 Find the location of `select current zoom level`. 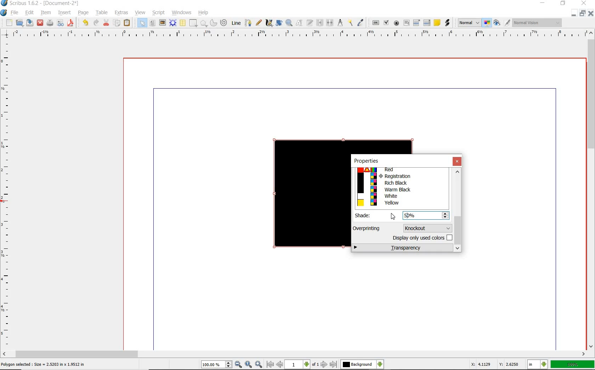

select current zoom level is located at coordinates (216, 365).